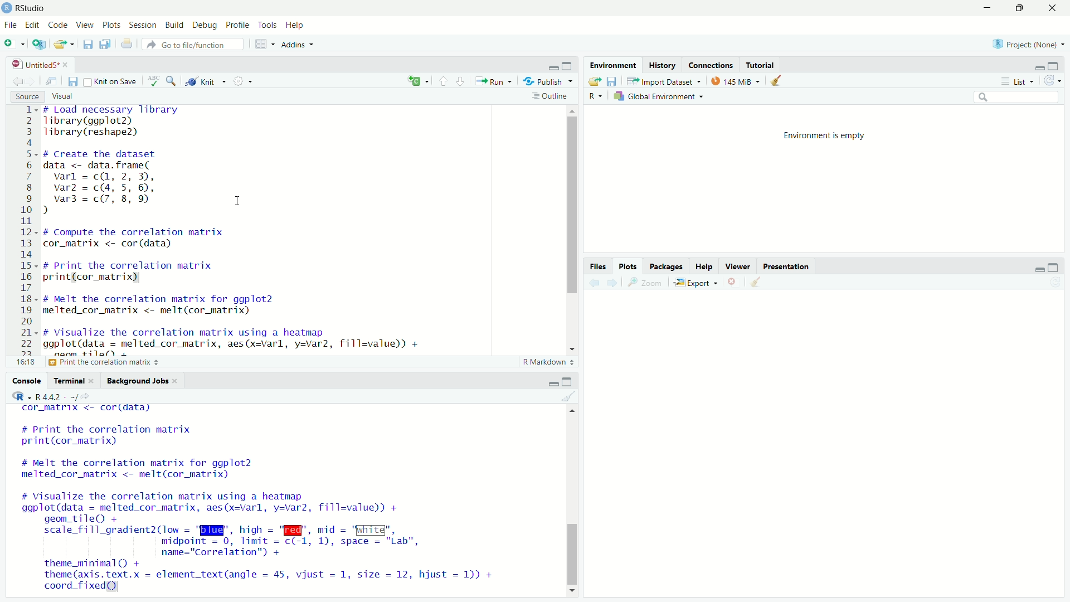  I want to click on export, so click(697, 282).